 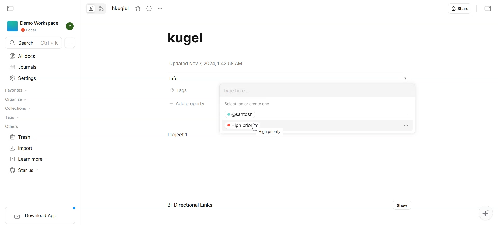 What do you see at coordinates (485, 213) in the screenshot?
I see `Affine AI` at bounding box center [485, 213].